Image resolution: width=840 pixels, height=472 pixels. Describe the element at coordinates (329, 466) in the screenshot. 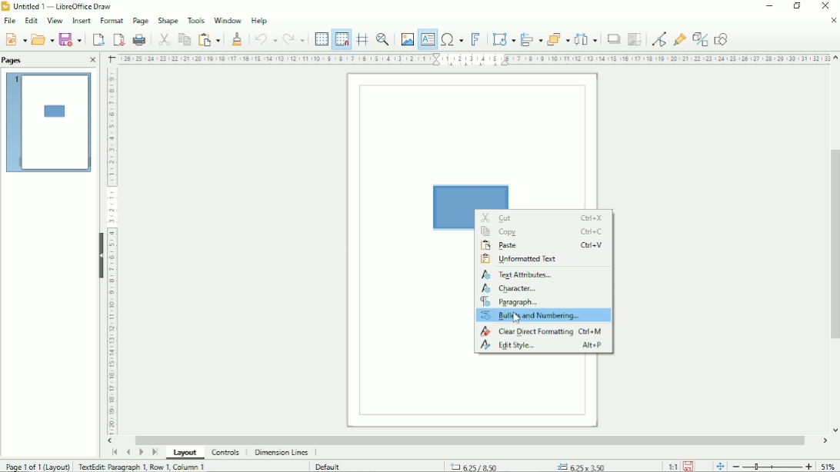

I see `Default` at that location.